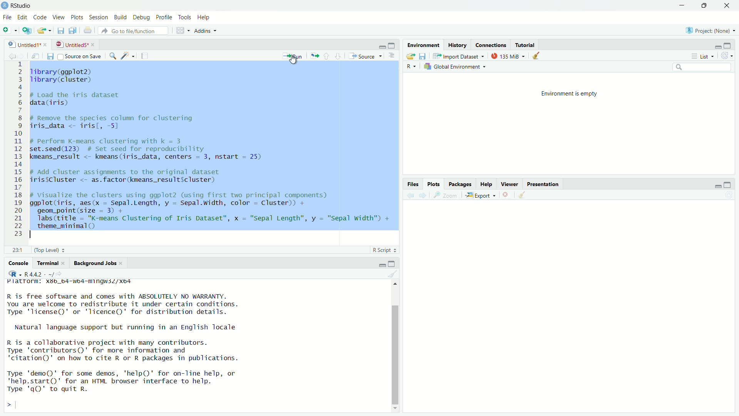 The image size is (739, 416). Describe the element at coordinates (715, 185) in the screenshot. I see `minimize` at that location.